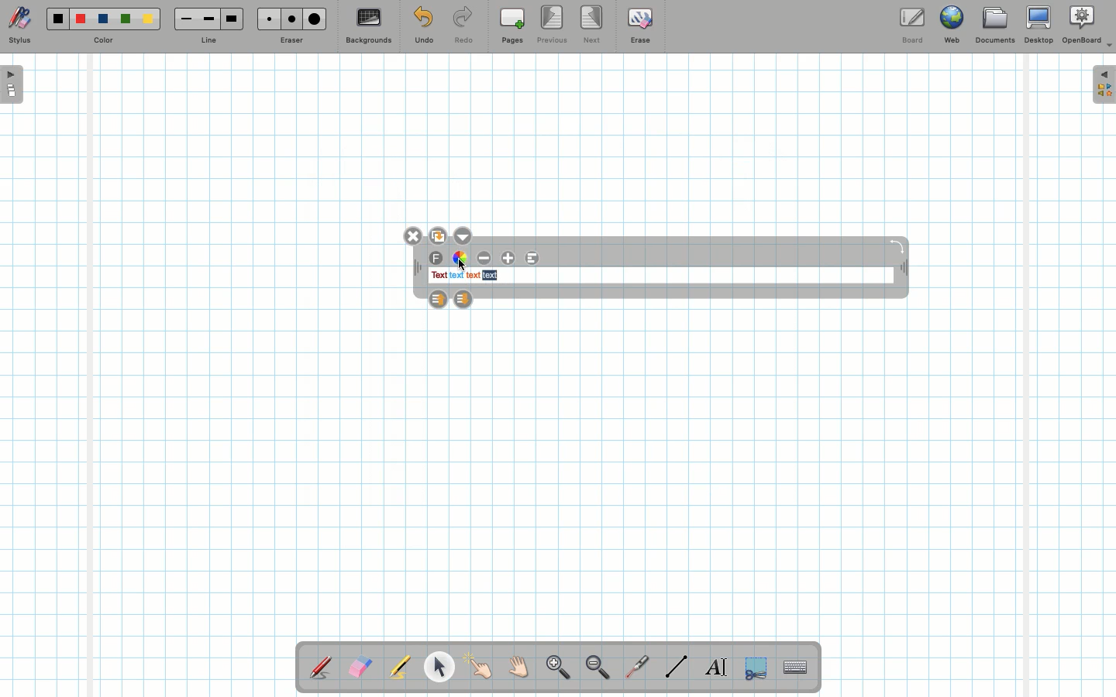 The width and height of the screenshot is (1116, 697). What do you see at coordinates (437, 259) in the screenshot?
I see `Font` at bounding box center [437, 259].